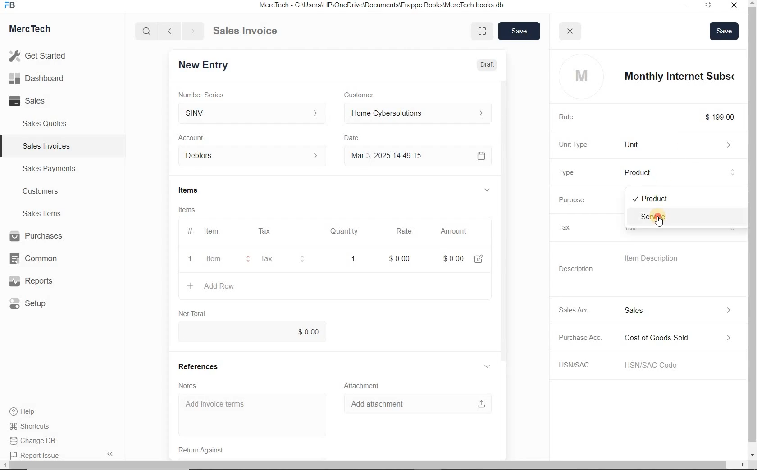 This screenshot has height=470, width=757. What do you see at coordinates (575, 172) in the screenshot?
I see `Type` at bounding box center [575, 172].